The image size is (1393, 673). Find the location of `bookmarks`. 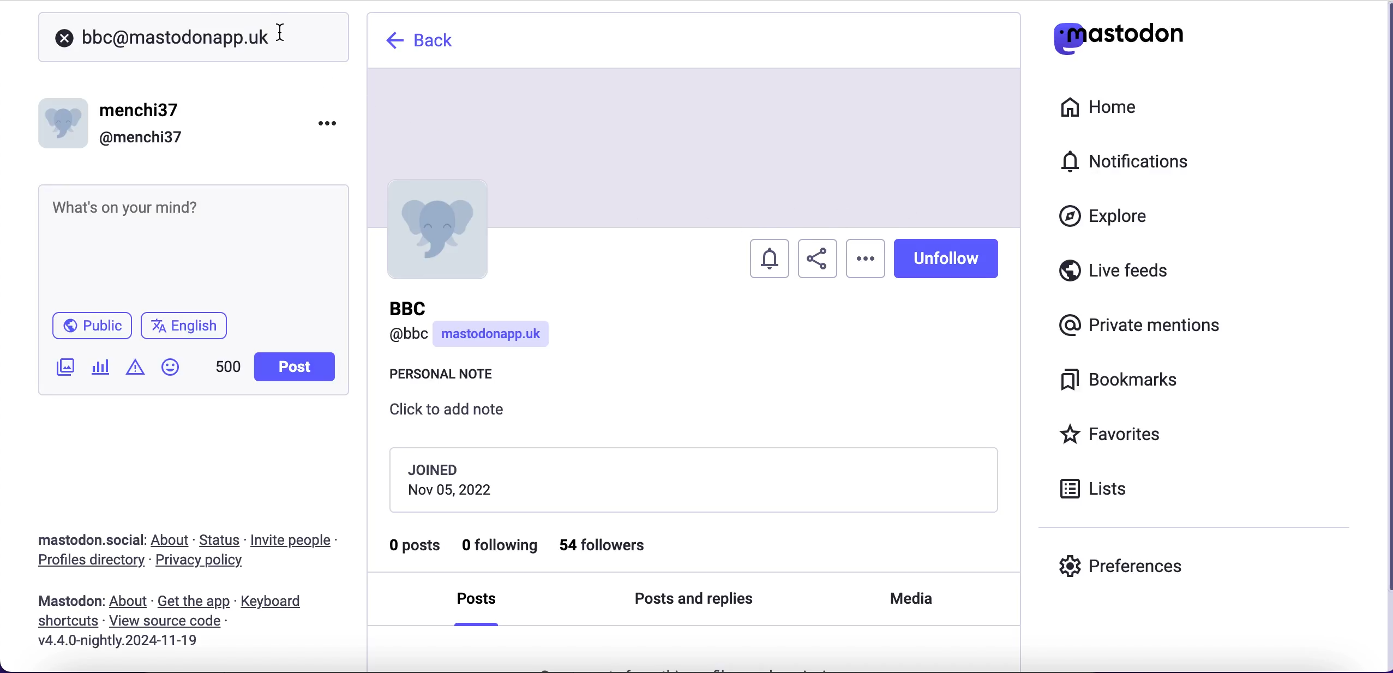

bookmarks is located at coordinates (1122, 380).